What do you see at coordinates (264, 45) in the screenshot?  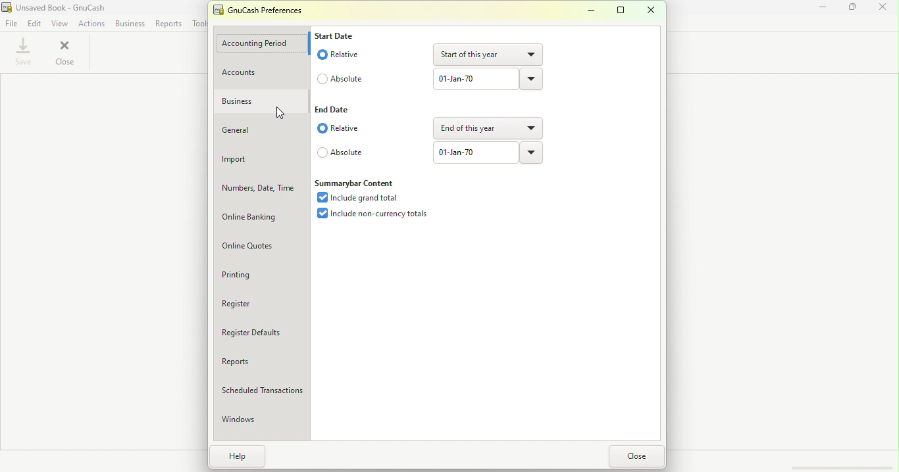 I see `Accounting period` at bounding box center [264, 45].